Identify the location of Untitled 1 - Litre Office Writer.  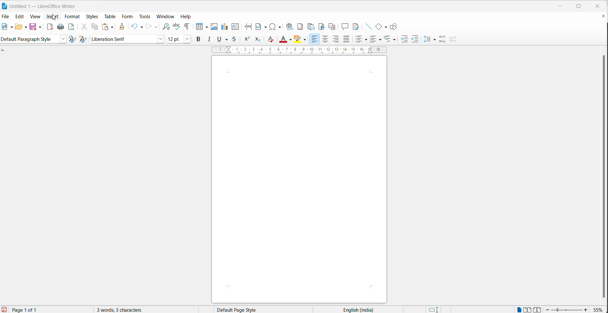
(43, 6).